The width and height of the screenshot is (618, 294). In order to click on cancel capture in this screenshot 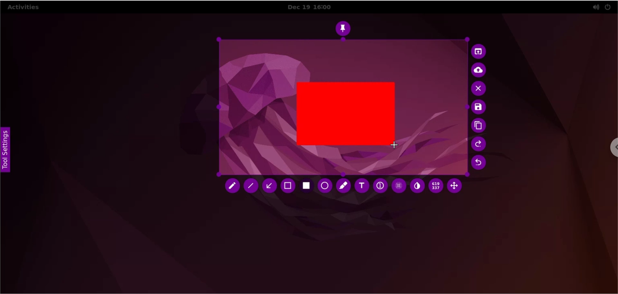, I will do `click(479, 89)`.